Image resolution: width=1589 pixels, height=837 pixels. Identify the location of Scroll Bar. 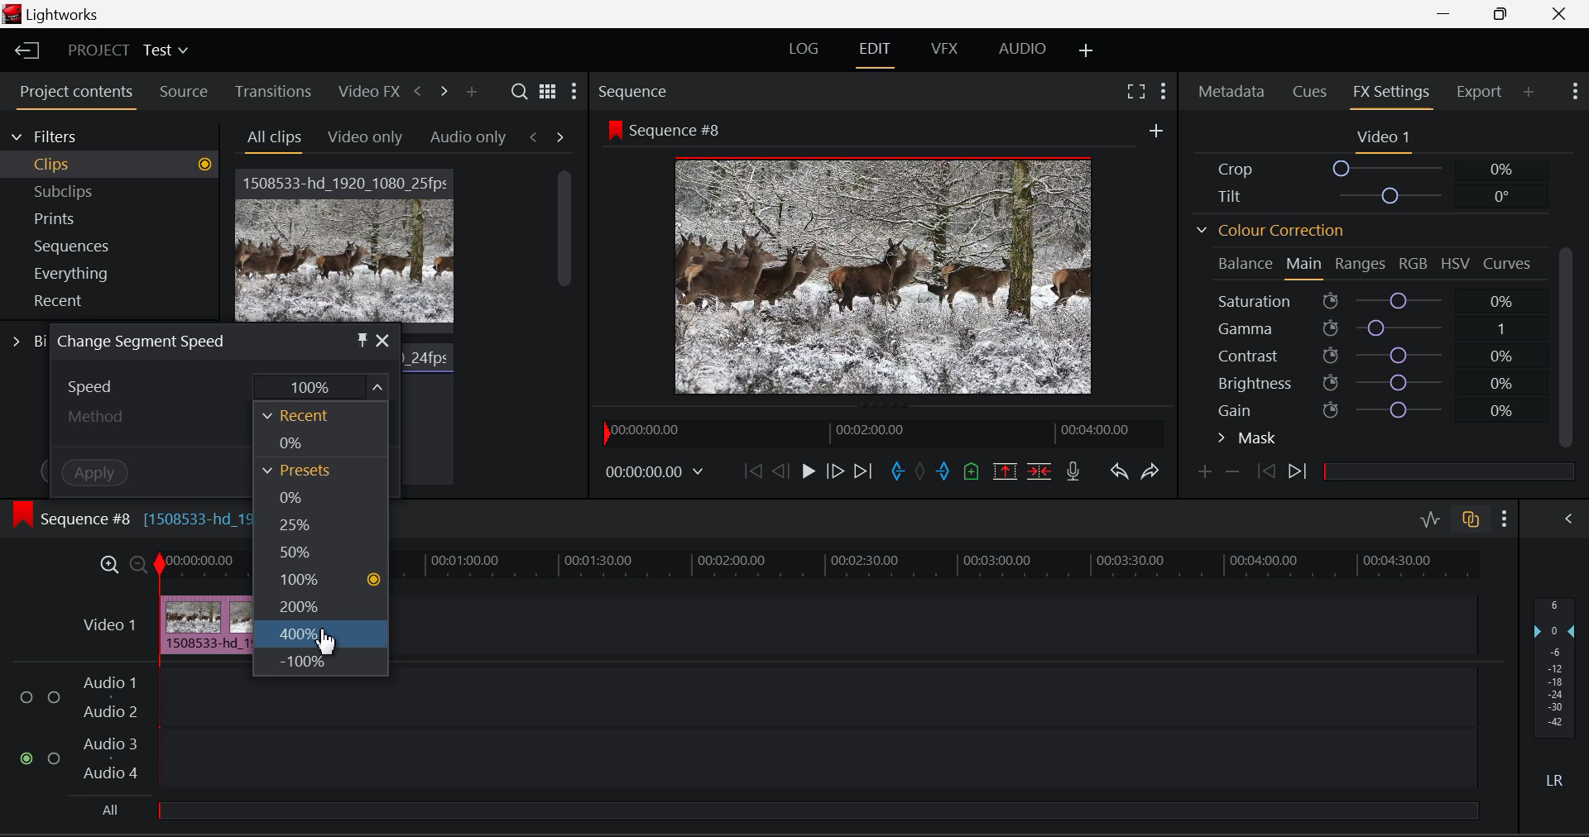
(1565, 349).